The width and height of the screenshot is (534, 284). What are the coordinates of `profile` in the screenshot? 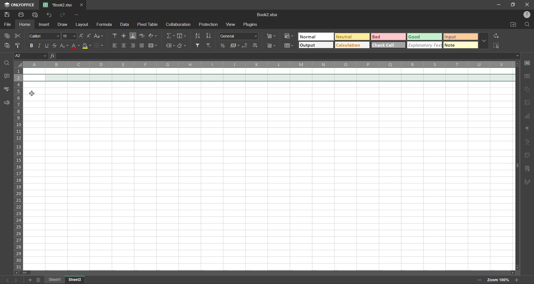 It's located at (528, 15).